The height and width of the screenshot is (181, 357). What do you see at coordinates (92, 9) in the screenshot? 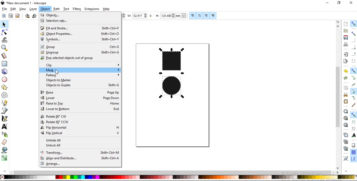
I see `extensions` at bounding box center [92, 9].